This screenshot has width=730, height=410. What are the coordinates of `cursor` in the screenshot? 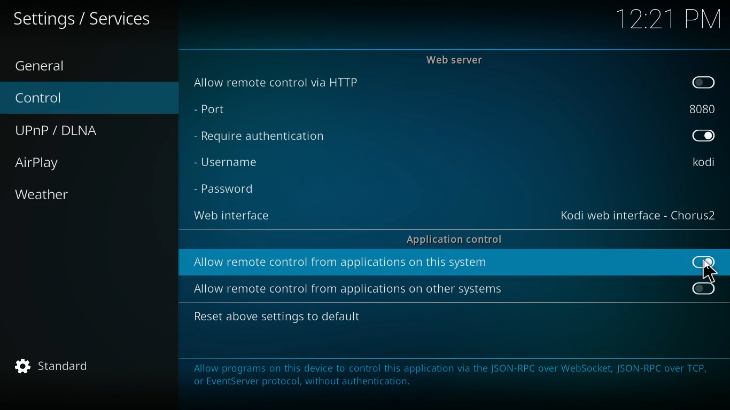 It's located at (710, 272).